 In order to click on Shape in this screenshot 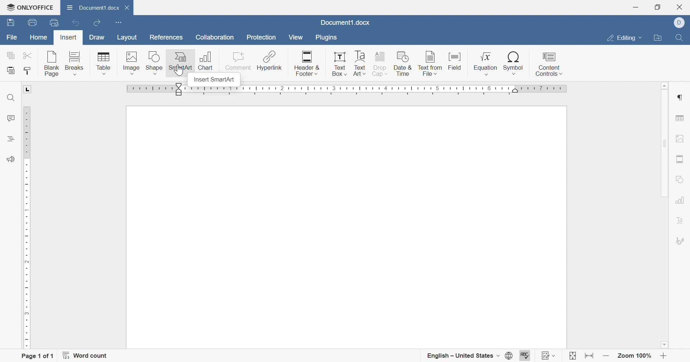, I will do `click(155, 63)`.